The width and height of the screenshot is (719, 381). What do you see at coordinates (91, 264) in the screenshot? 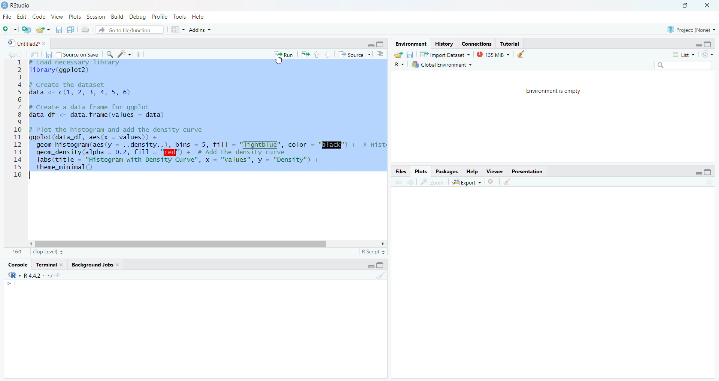
I see `Background Jobs` at bounding box center [91, 264].